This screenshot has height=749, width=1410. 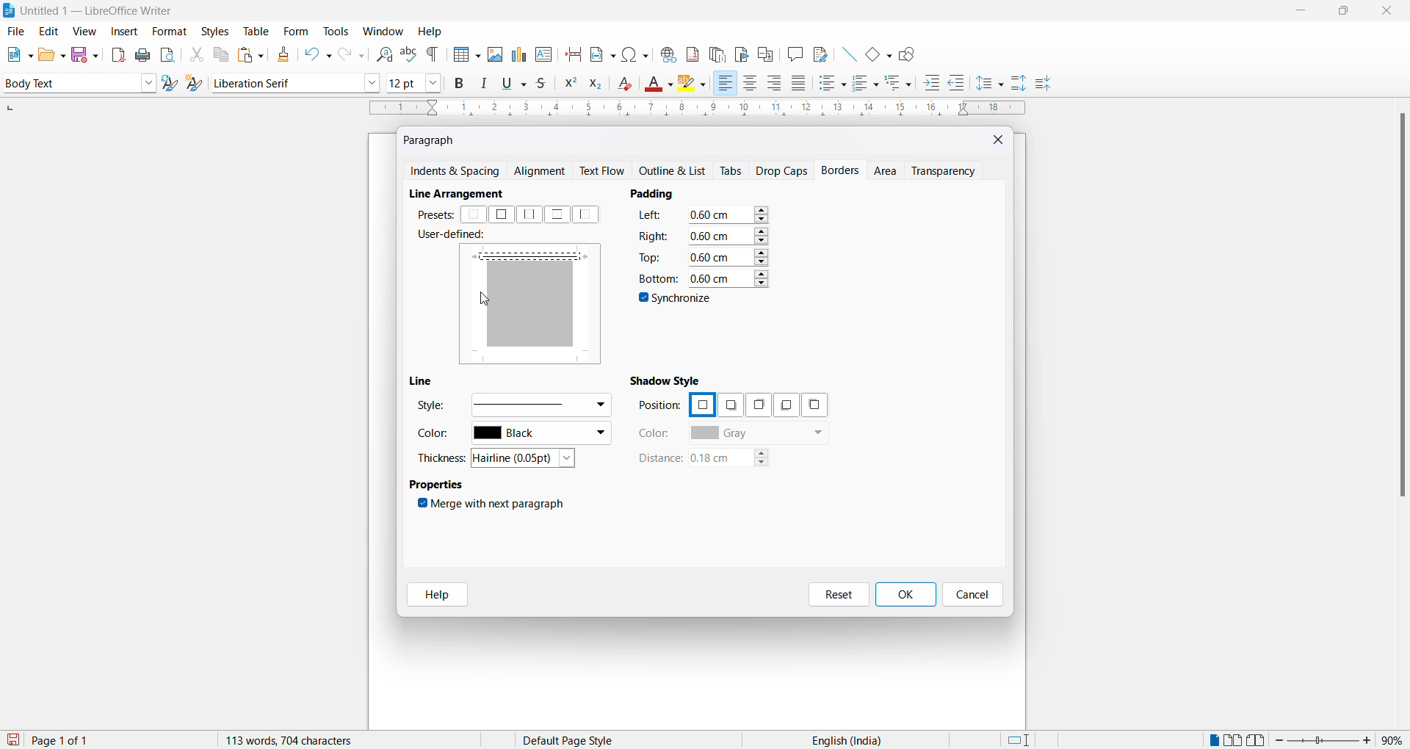 What do you see at coordinates (1020, 740) in the screenshot?
I see `standard selection` at bounding box center [1020, 740].